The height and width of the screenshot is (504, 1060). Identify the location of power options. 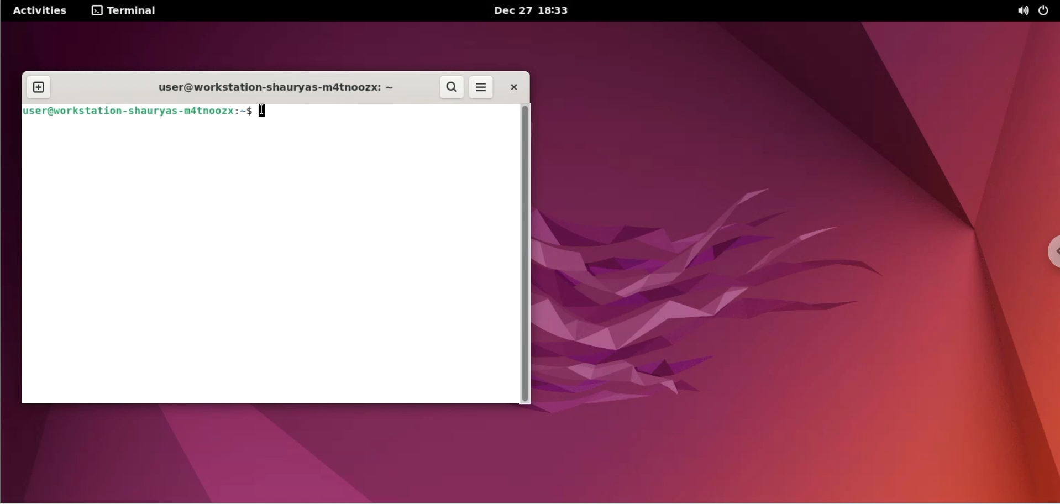
(1046, 11).